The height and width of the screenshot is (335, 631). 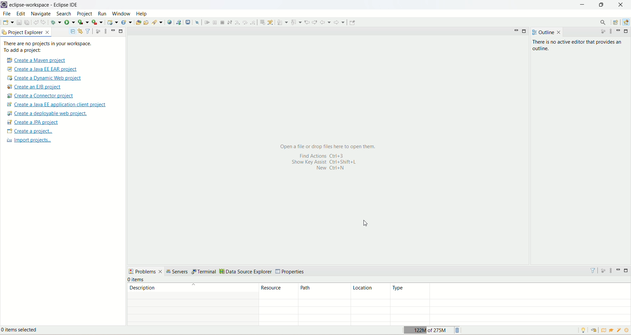 I want to click on close, so click(x=620, y=5).